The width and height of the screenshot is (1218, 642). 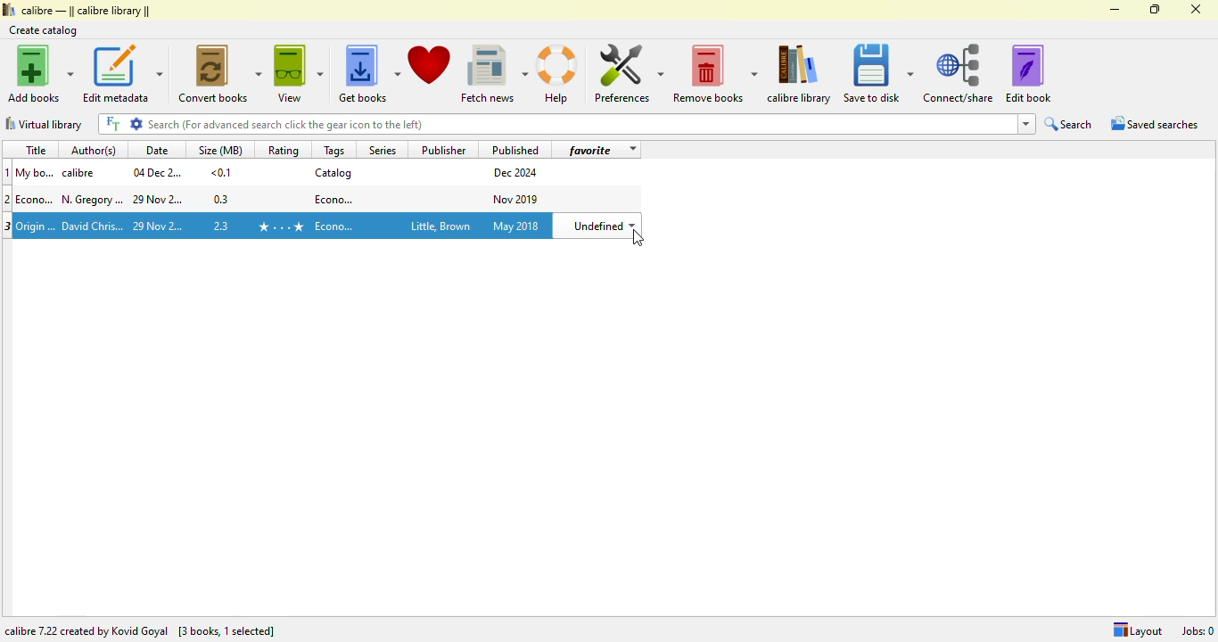 What do you see at coordinates (93, 226) in the screenshot?
I see `Author` at bounding box center [93, 226].